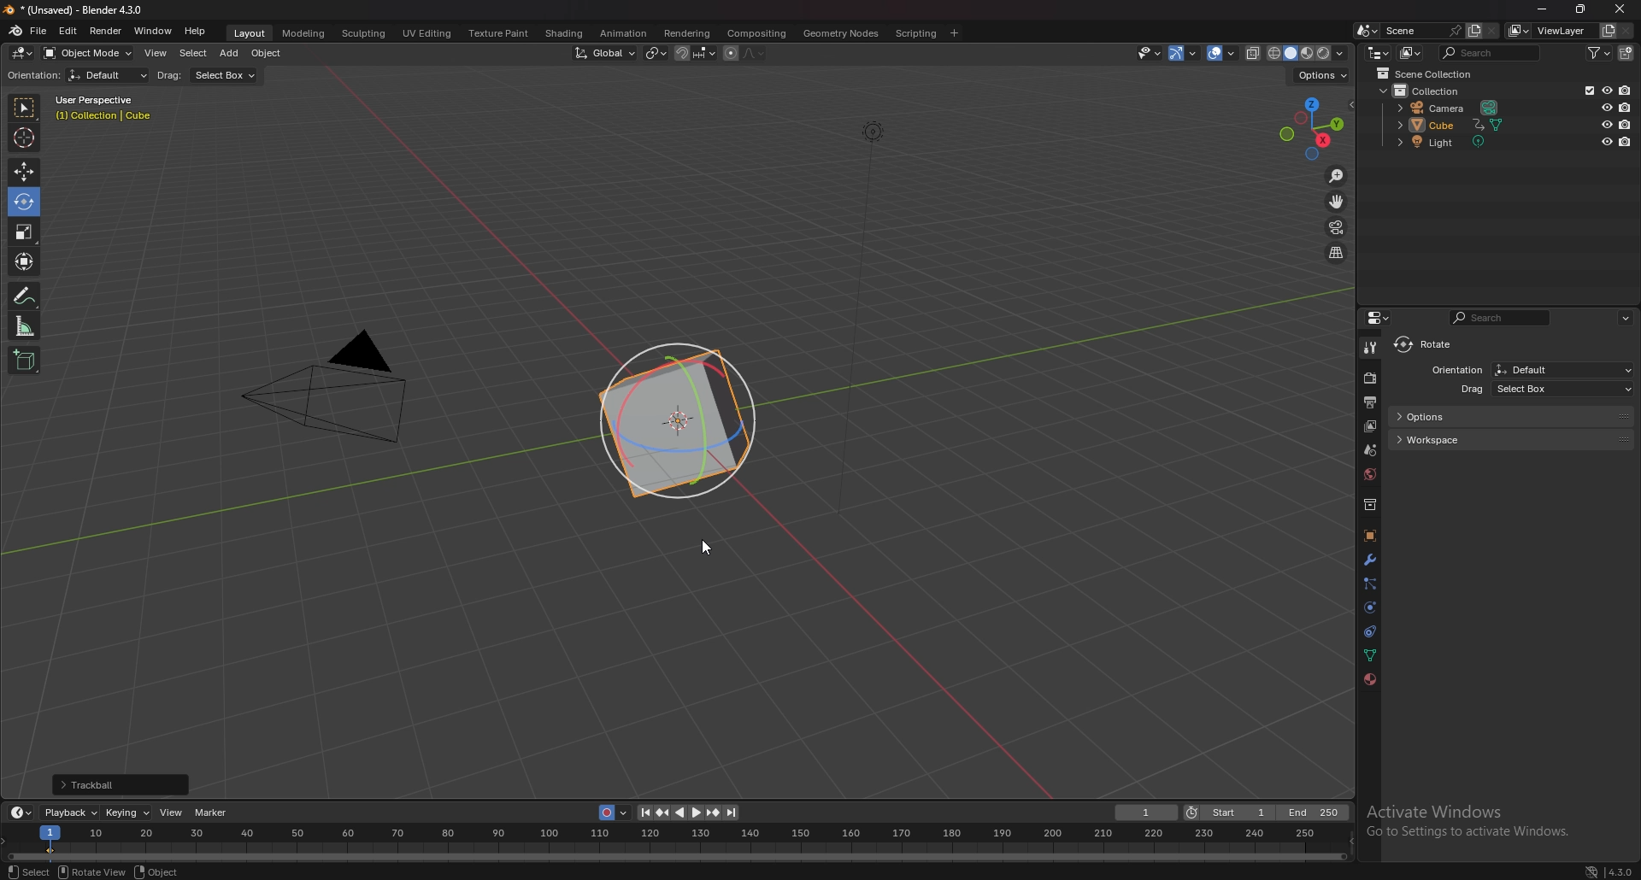 This screenshot has height=880, width=1641. Describe the element at coordinates (23, 53) in the screenshot. I see `editor type` at that location.